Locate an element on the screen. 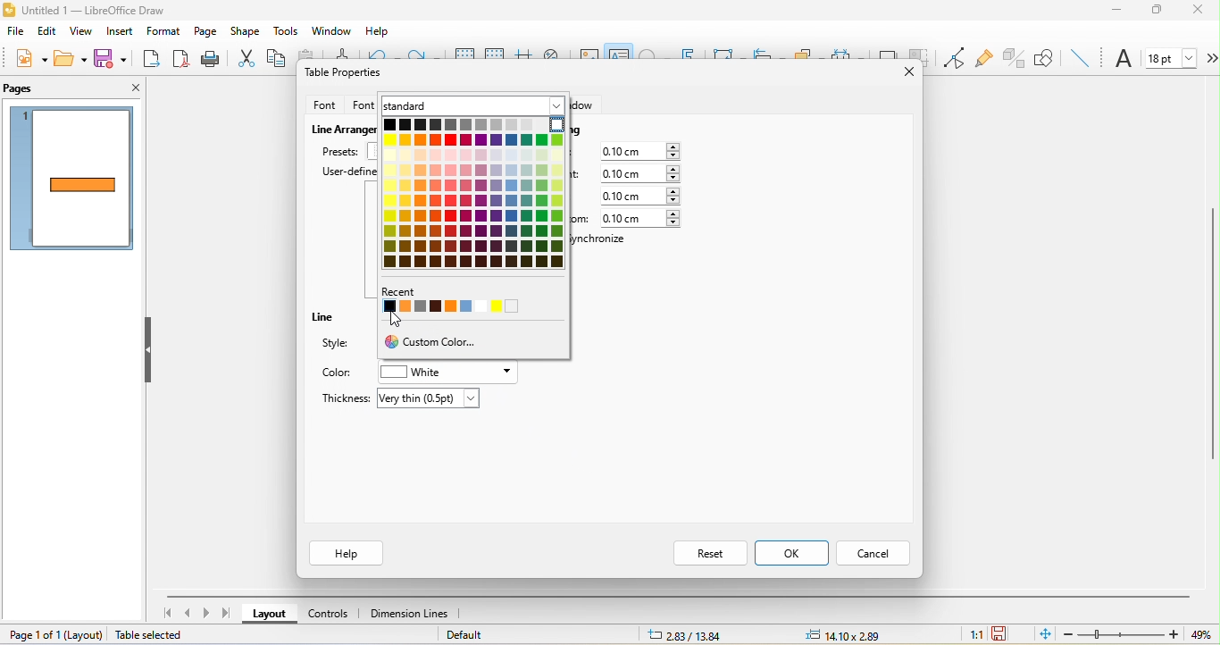  show draw function is located at coordinates (1046, 57).